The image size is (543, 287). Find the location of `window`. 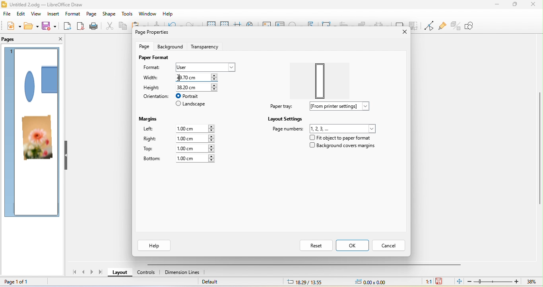

window is located at coordinates (147, 13).